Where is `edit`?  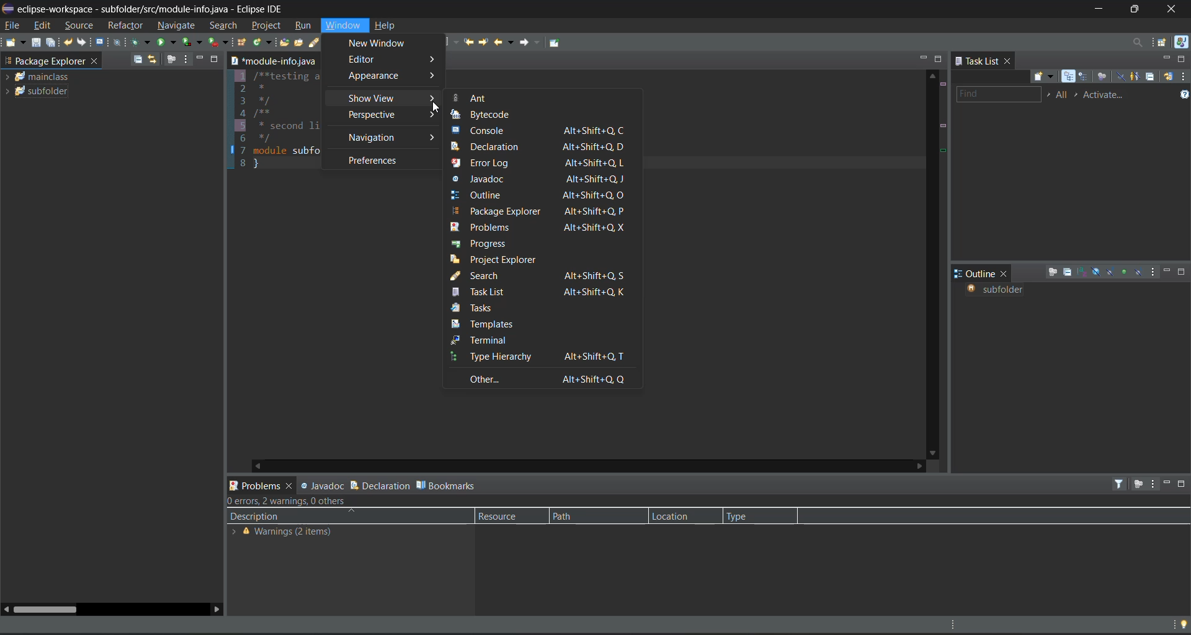 edit is located at coordinates (45, 26).